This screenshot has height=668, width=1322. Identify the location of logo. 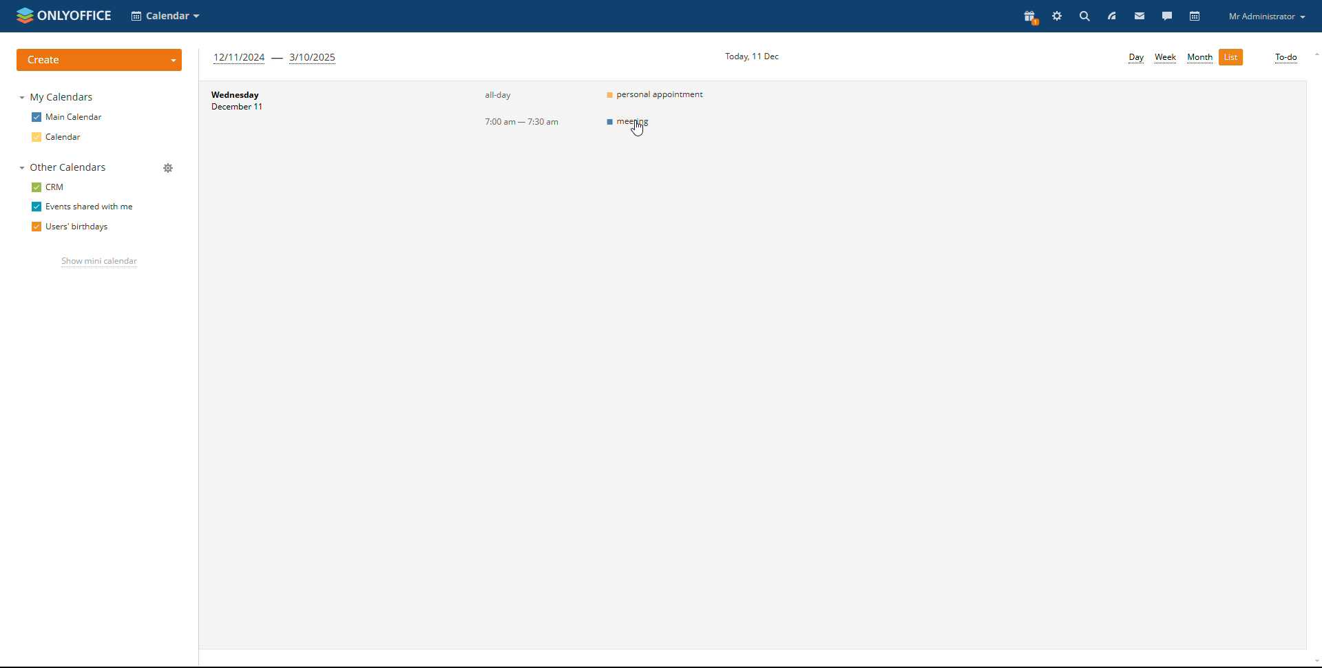
(63, 14).